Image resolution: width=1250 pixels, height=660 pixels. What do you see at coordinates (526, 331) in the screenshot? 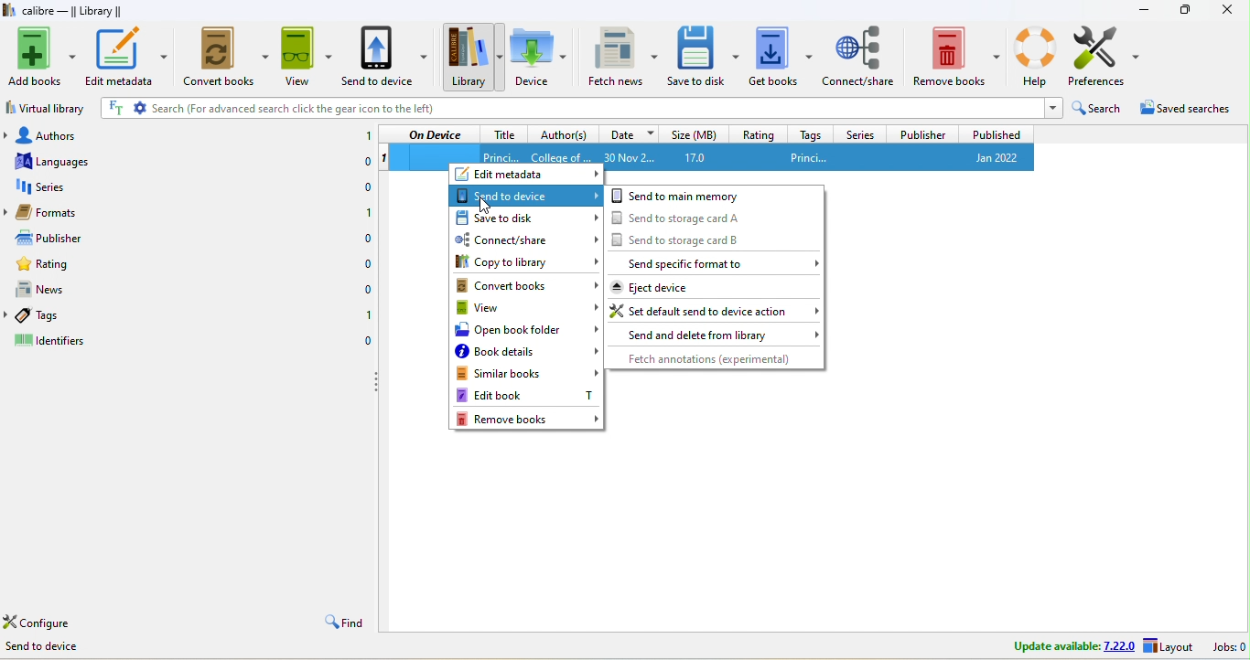
I see `open book folder` at bounding box center [526, 331].